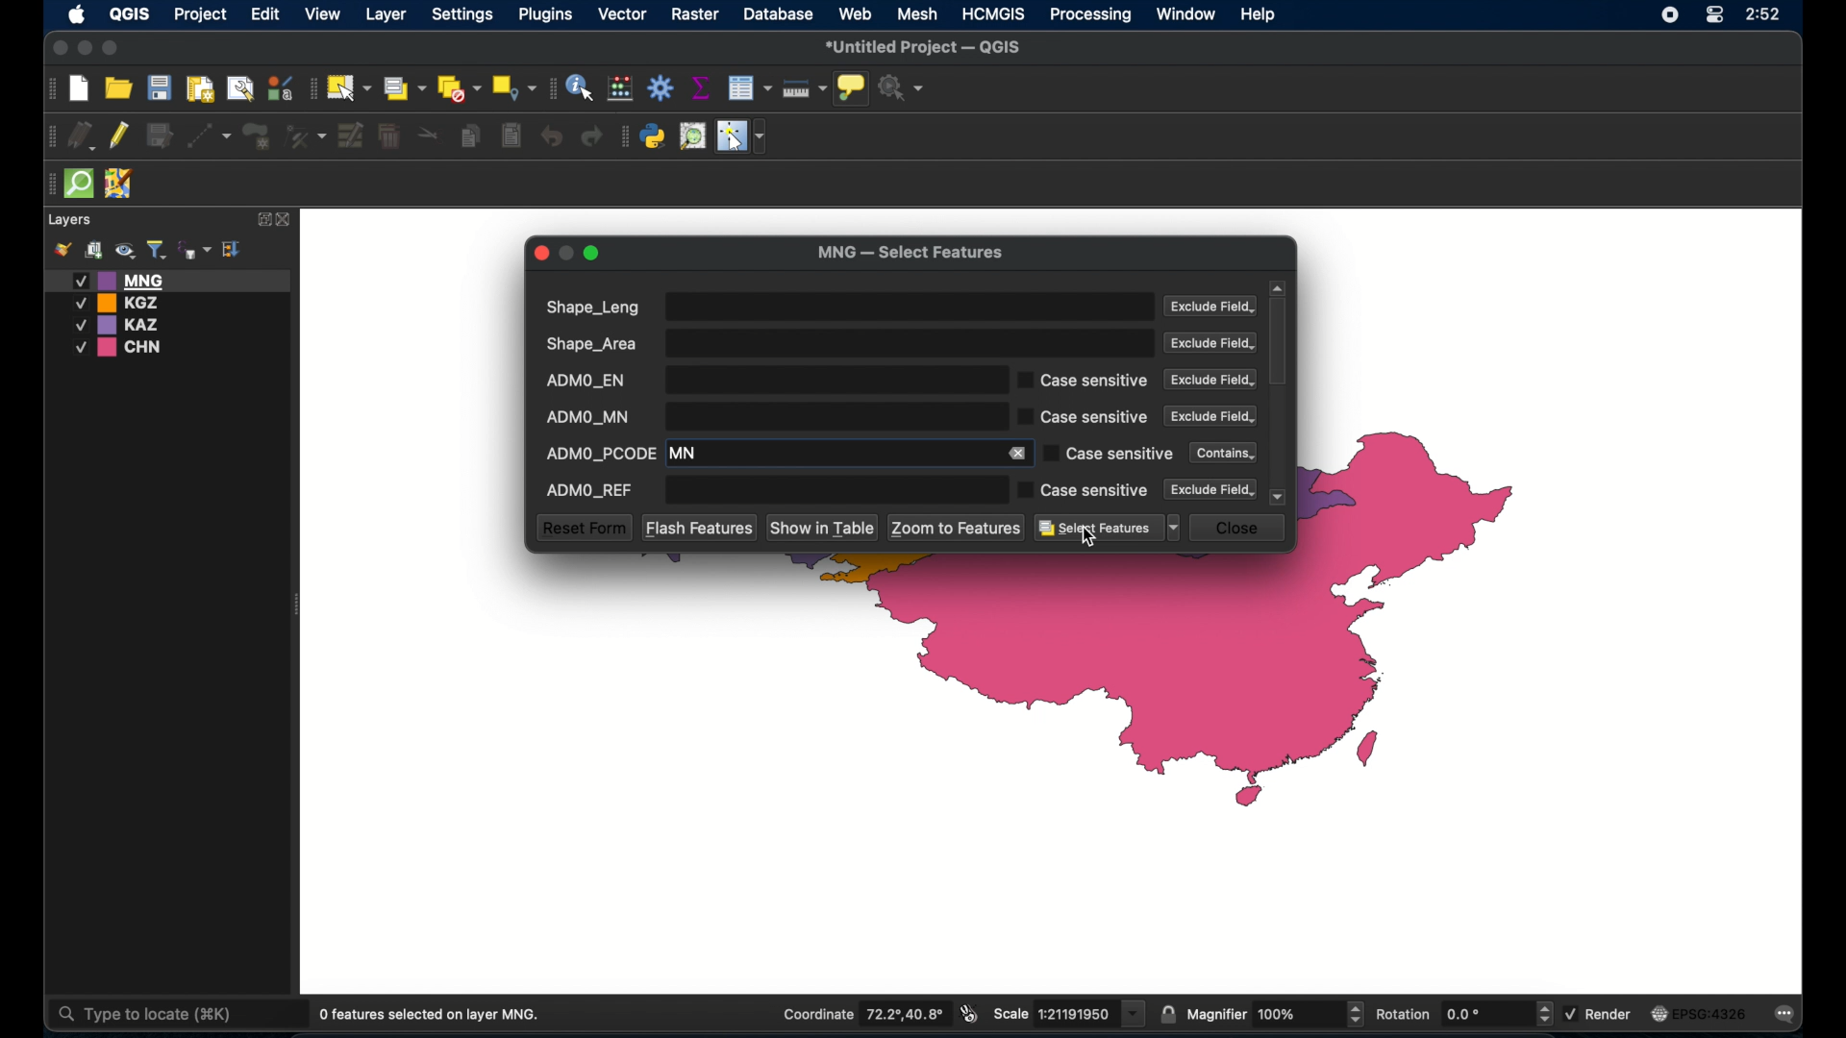 This screenshot has height=1038, width=1846. Describe the element at coordinates (434, 1015) in the screenshot. I see `0 features selected on layer MNG.` at that location.